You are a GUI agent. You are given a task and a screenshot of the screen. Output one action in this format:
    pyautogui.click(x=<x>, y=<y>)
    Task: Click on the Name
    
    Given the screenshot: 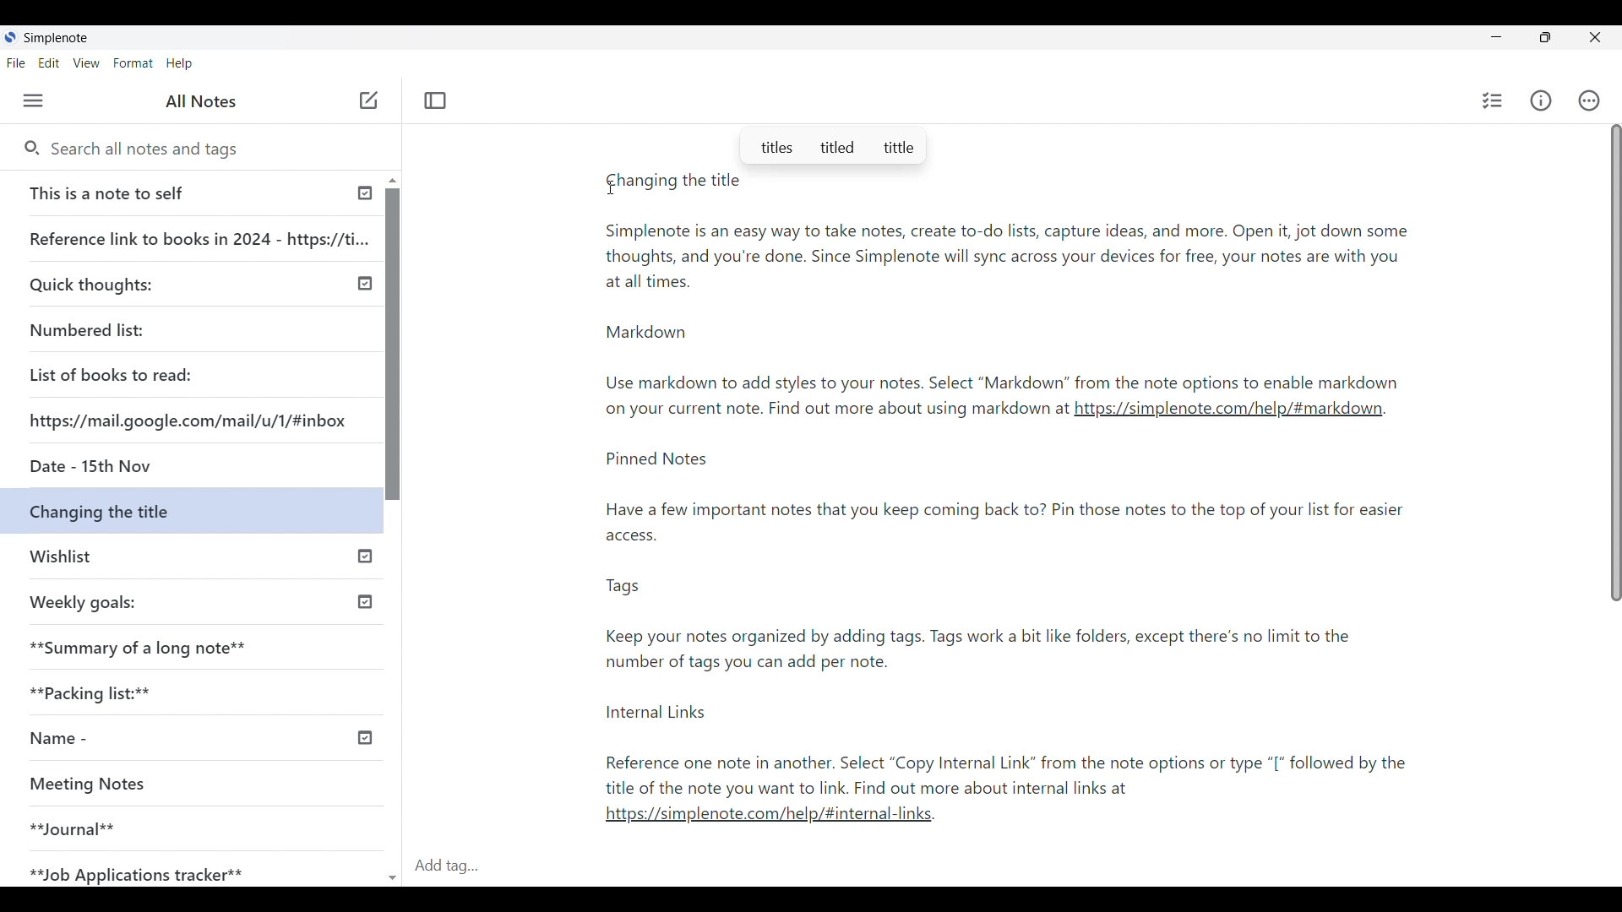 What is the action you would take?
    pyautogui.click(x=52, y=740)
    